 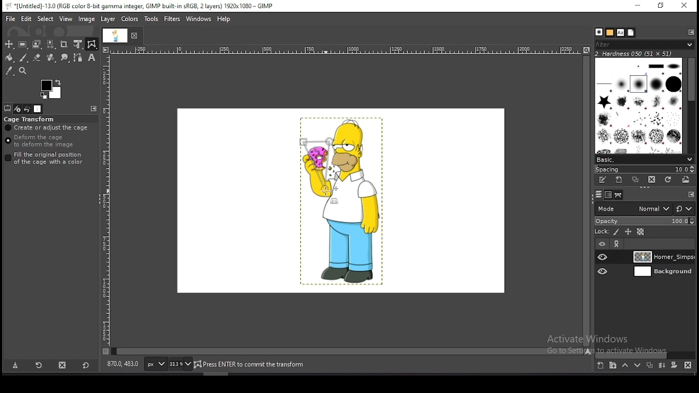 What do you see at coordinates (346, 50) in the screenshot?
I see `scale` at bounding box center [346, 50].